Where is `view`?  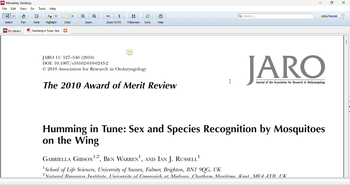
view is located at coordinates (23, 9).